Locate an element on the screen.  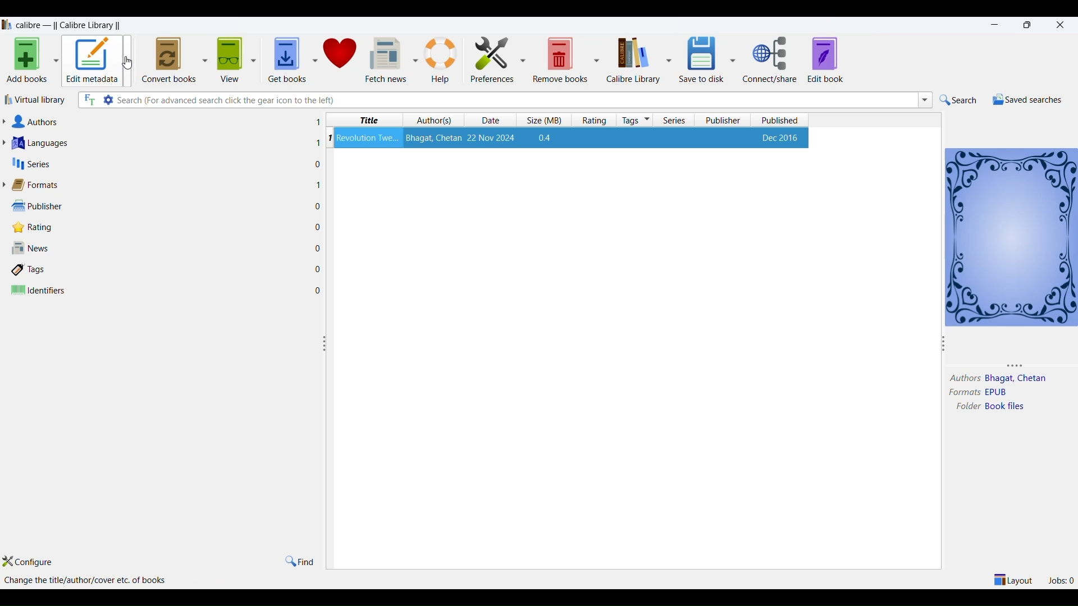
0 is located at coordinates (318, 226).